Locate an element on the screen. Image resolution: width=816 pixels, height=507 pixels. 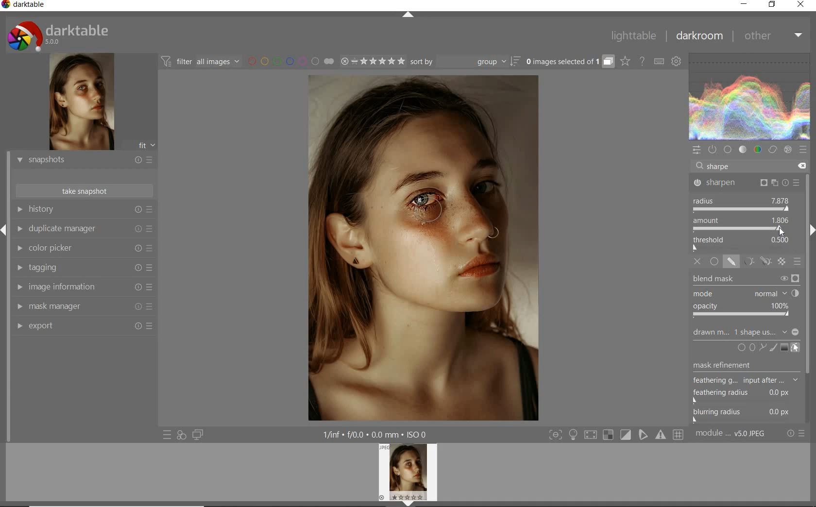
BLEND MASK is located at coordinates (746, 280).